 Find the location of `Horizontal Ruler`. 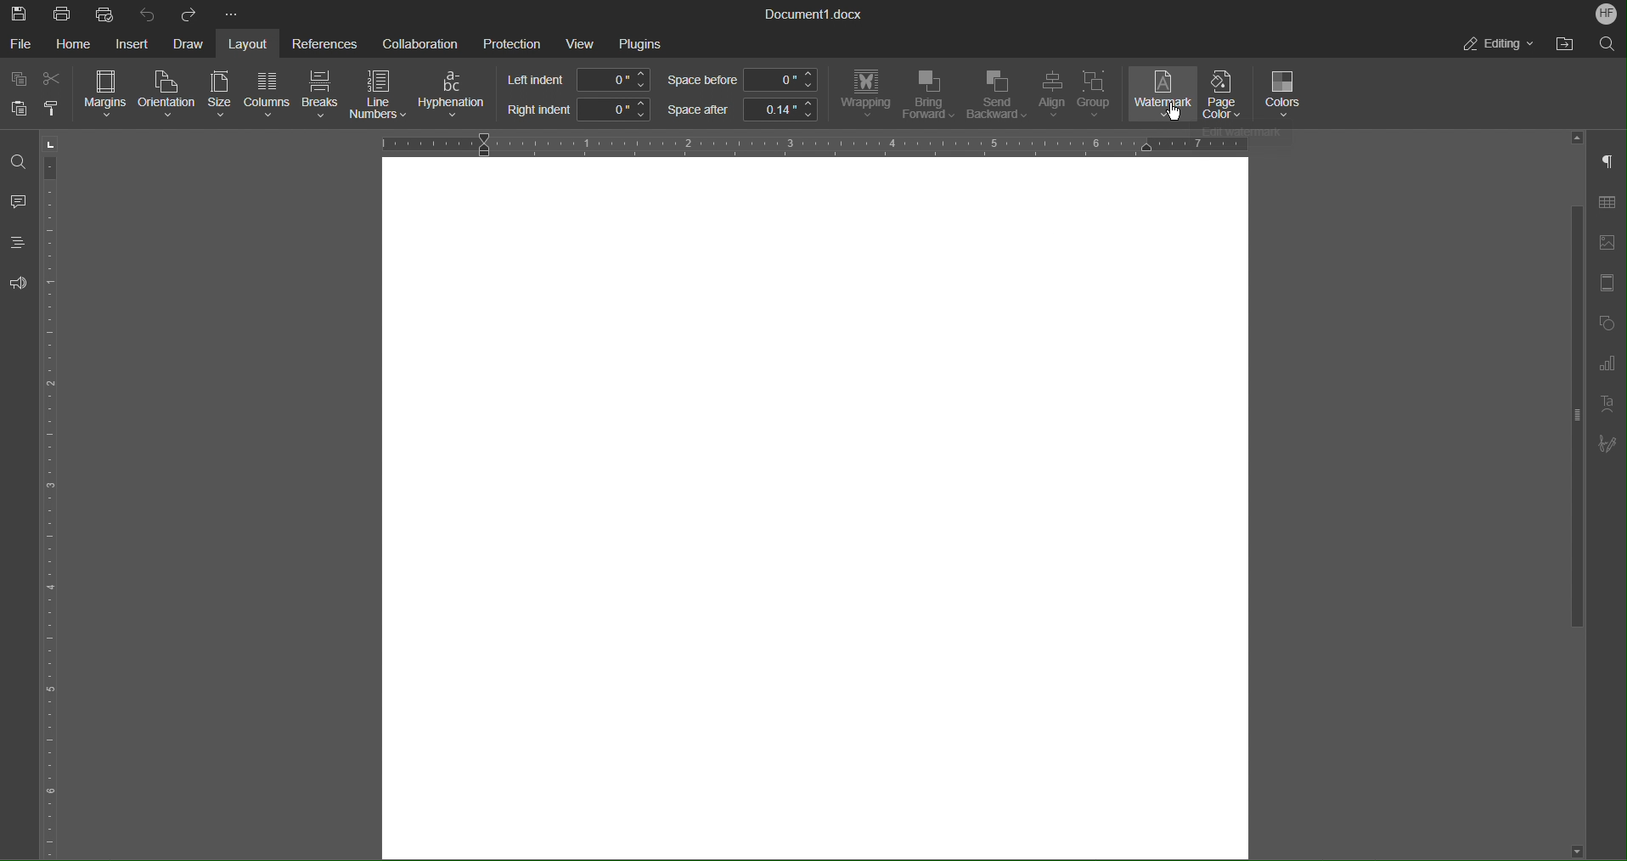

Horizontal Ruler is located at coordinates (808, 142).